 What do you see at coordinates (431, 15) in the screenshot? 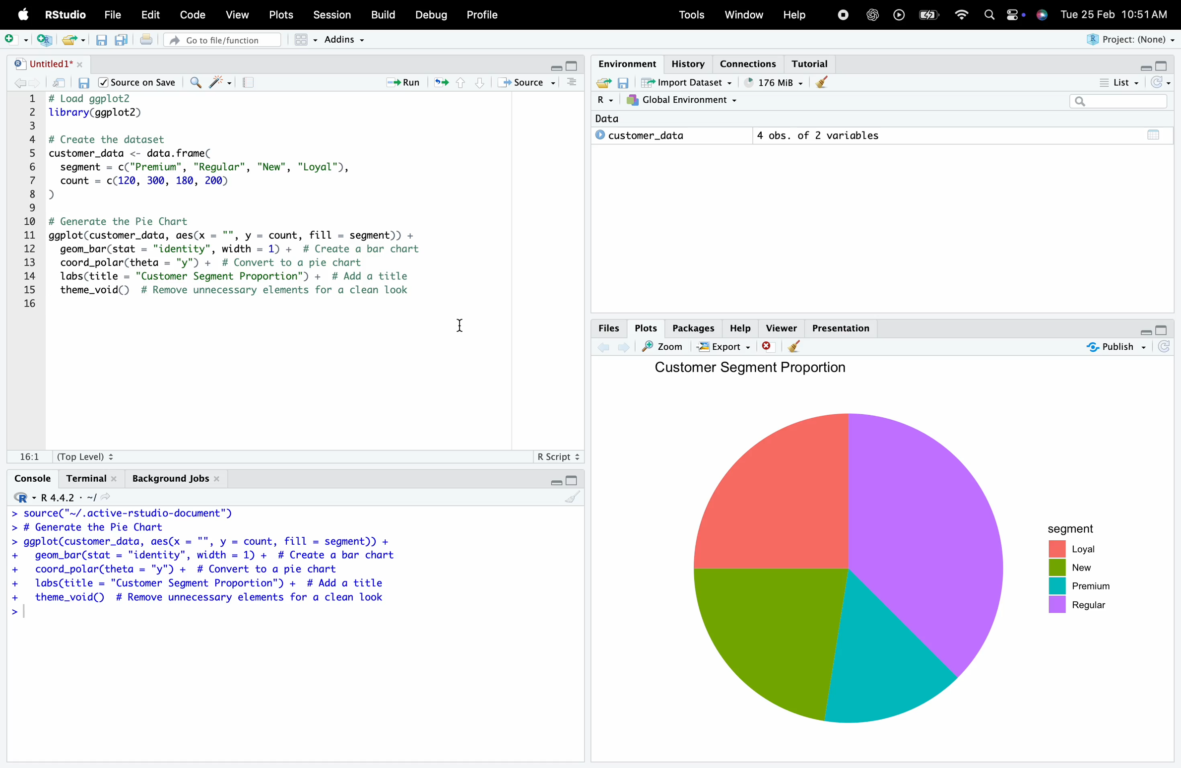
I see `Debug` at bounding box center [431, 15].